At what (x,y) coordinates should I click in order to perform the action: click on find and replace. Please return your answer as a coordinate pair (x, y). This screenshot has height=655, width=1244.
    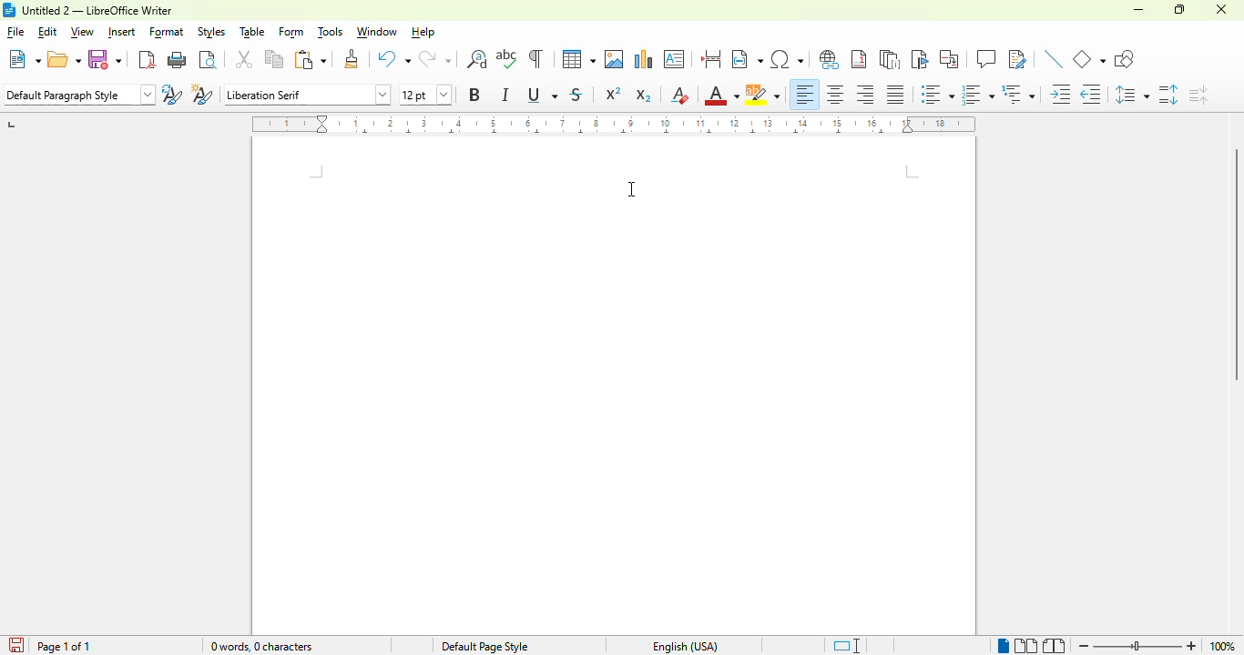
    Looking at the image, I should click on (477, 59).